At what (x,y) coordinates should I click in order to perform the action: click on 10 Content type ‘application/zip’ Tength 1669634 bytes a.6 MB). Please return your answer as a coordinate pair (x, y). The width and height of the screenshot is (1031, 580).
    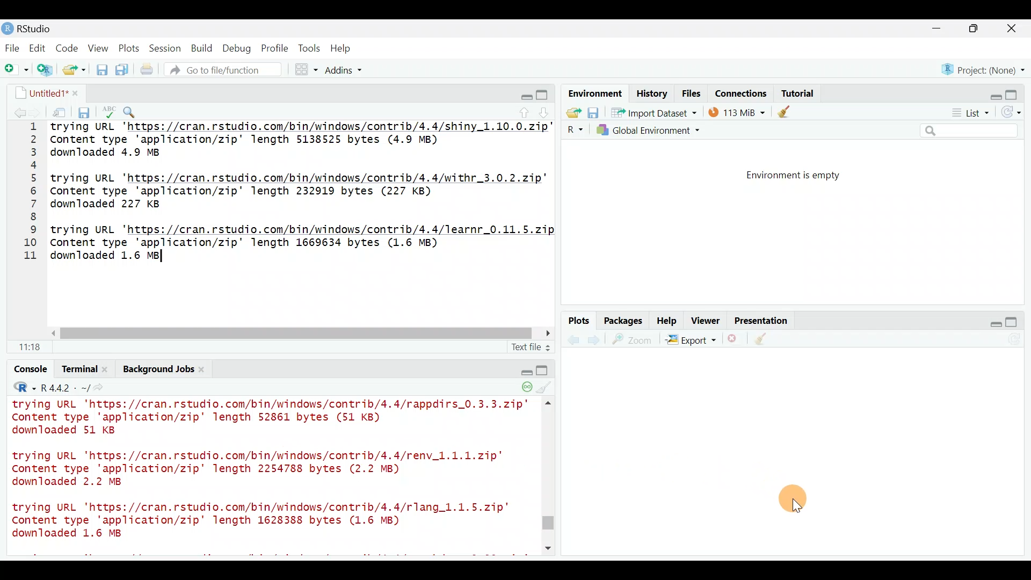
    Looking at the image, I should click on (237, 244).